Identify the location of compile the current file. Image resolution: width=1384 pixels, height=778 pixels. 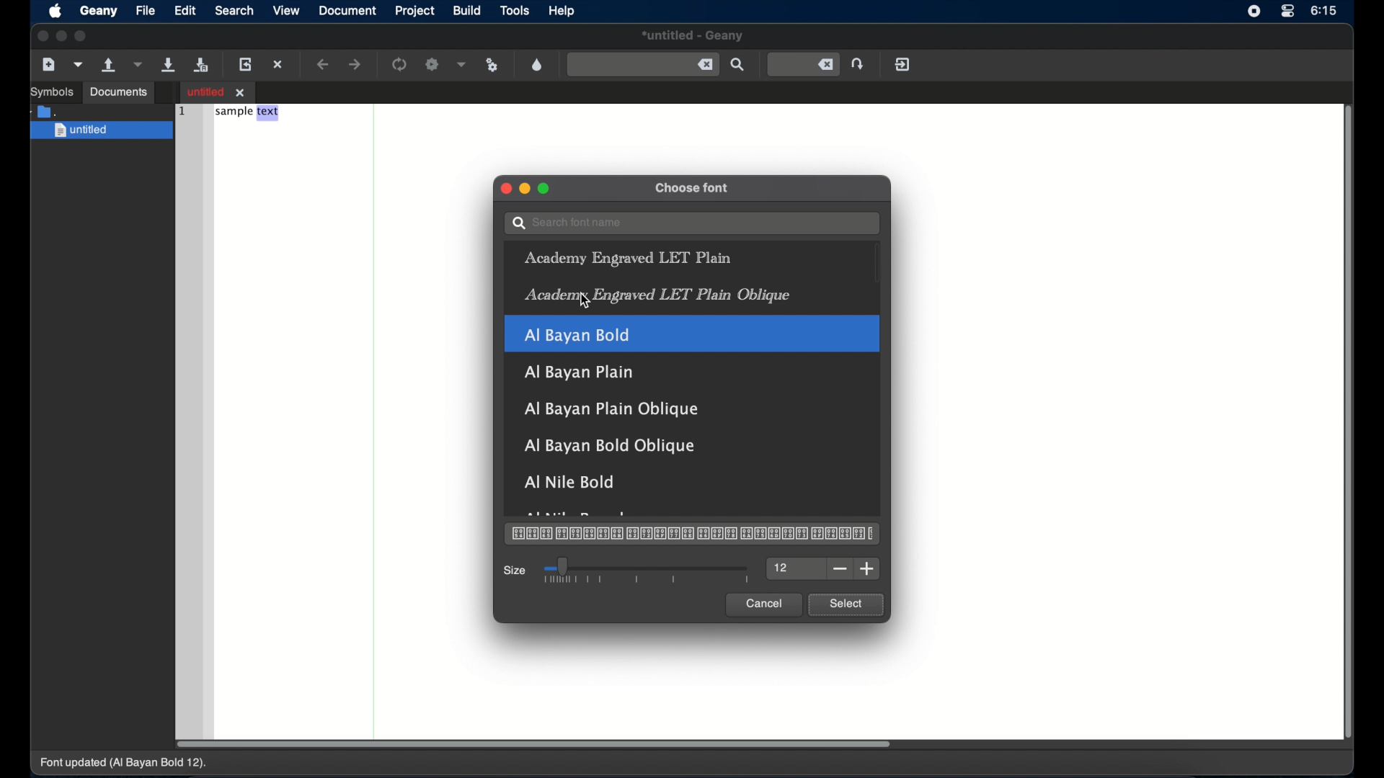
(400, 64).